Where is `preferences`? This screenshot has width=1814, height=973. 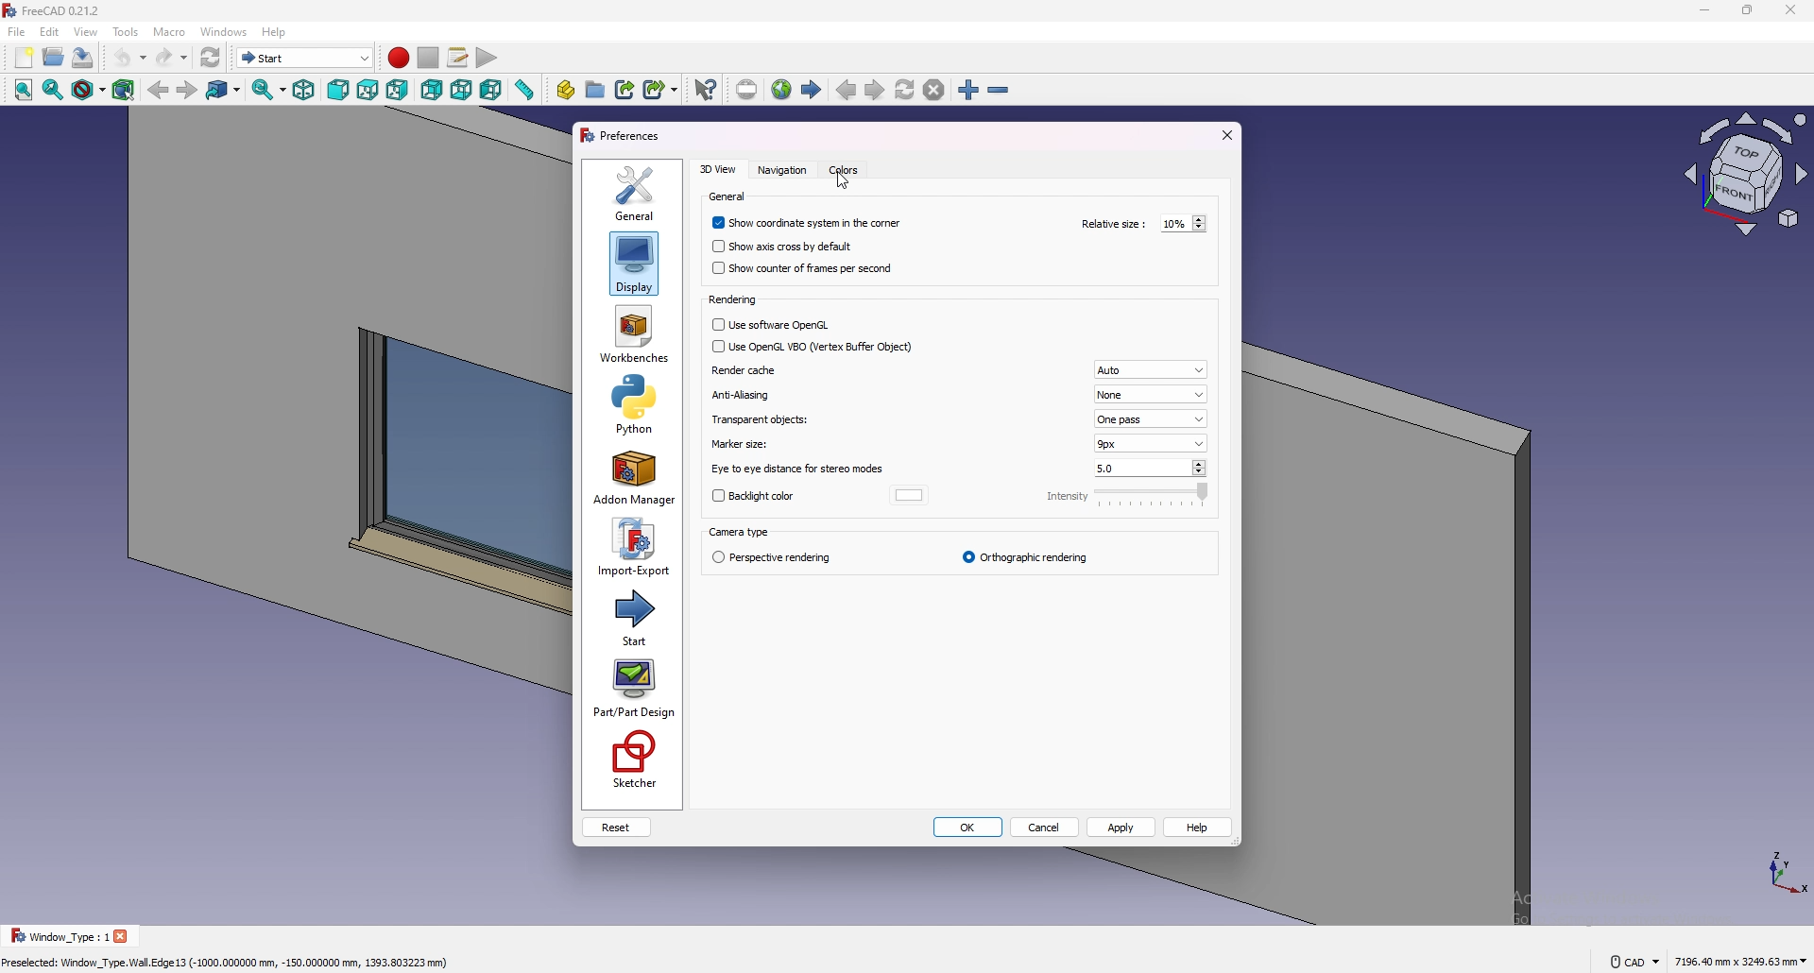 preferences is located at coordinates (622, 136).